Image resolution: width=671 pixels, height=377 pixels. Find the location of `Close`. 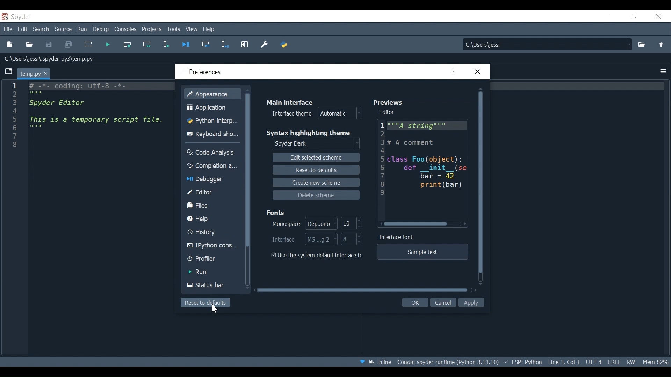

Close is located at coordinates (657, 16).